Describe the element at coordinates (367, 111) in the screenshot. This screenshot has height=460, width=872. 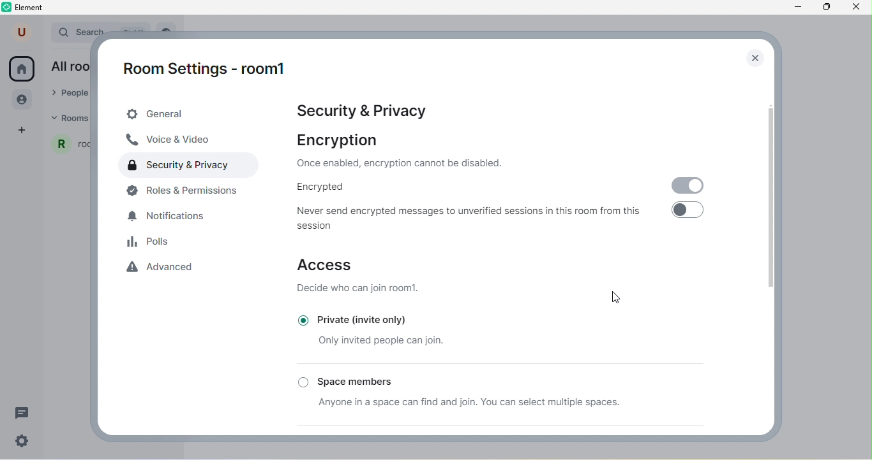
I see `Security & Privacy` at that location.